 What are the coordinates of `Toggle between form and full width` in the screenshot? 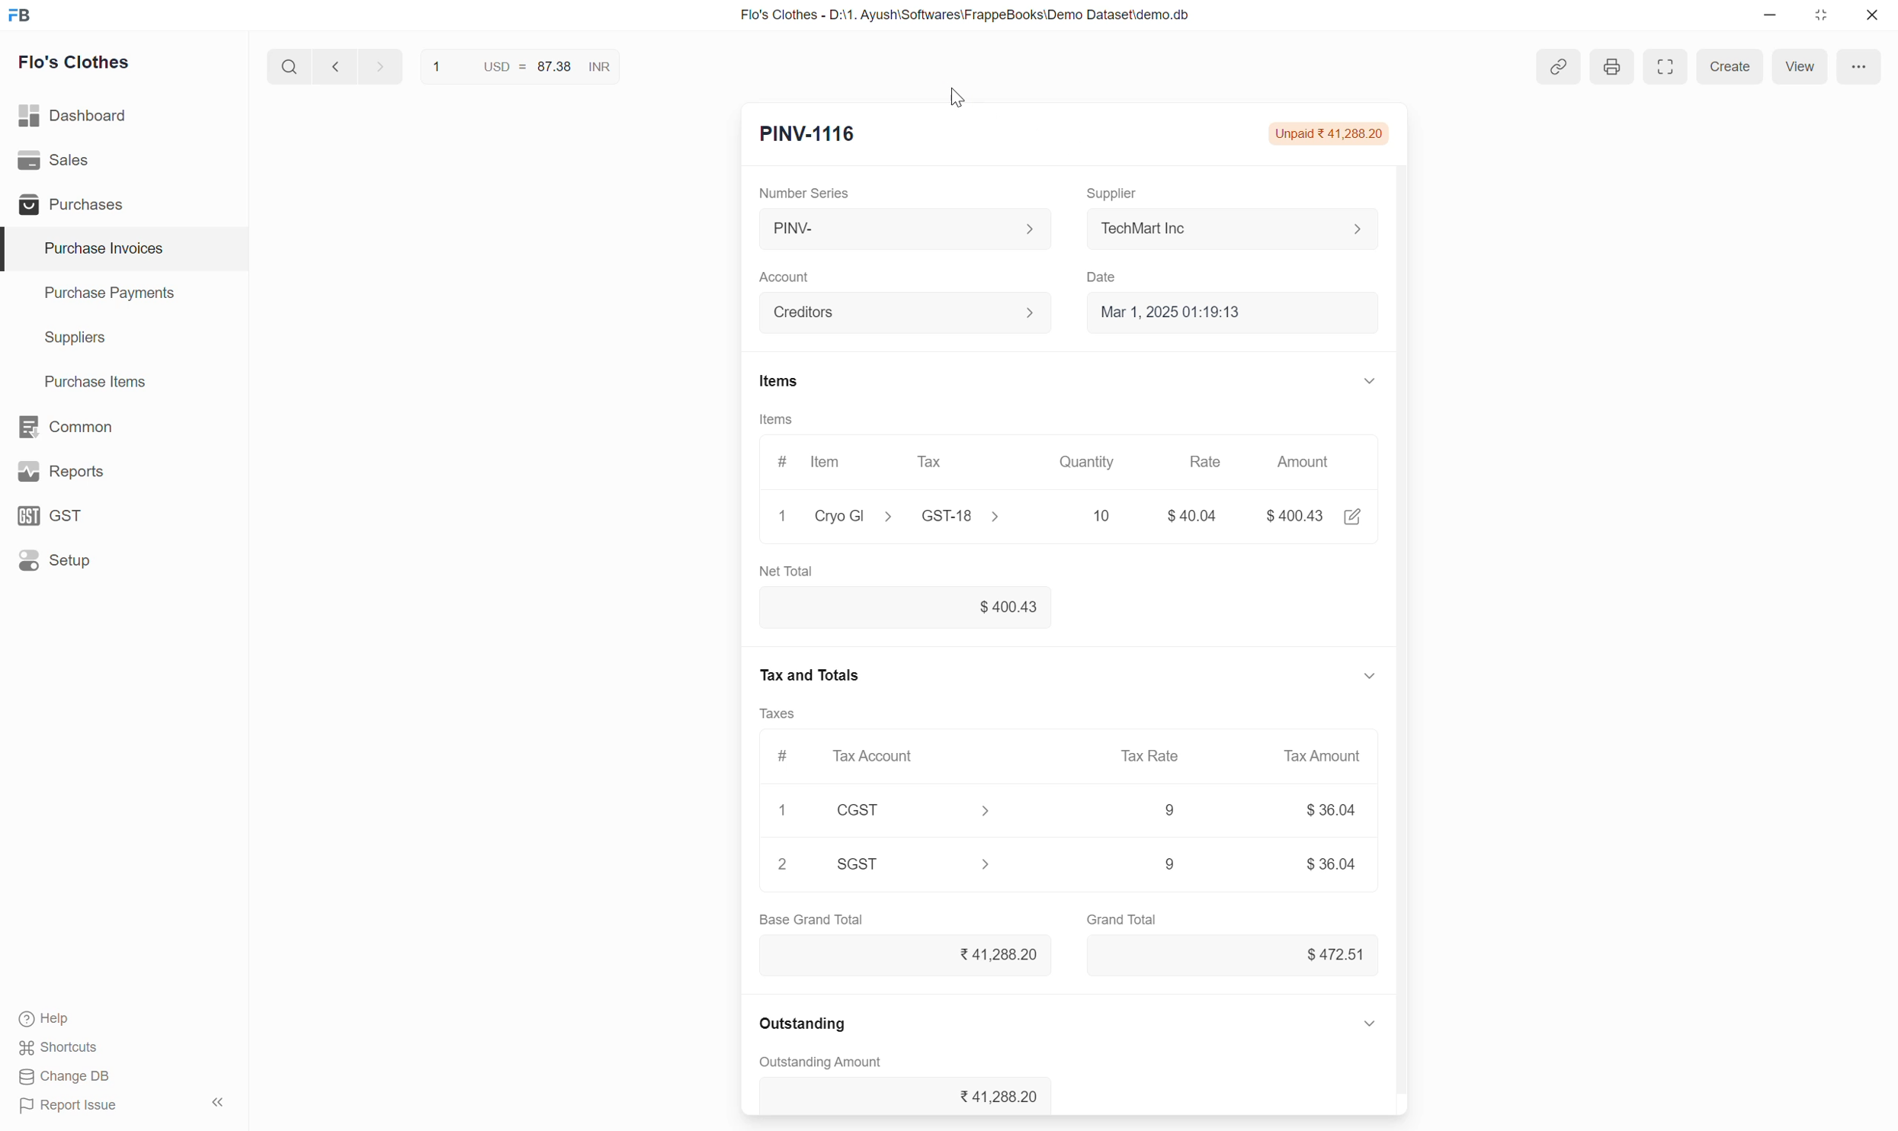 It's located at (1666, 67).